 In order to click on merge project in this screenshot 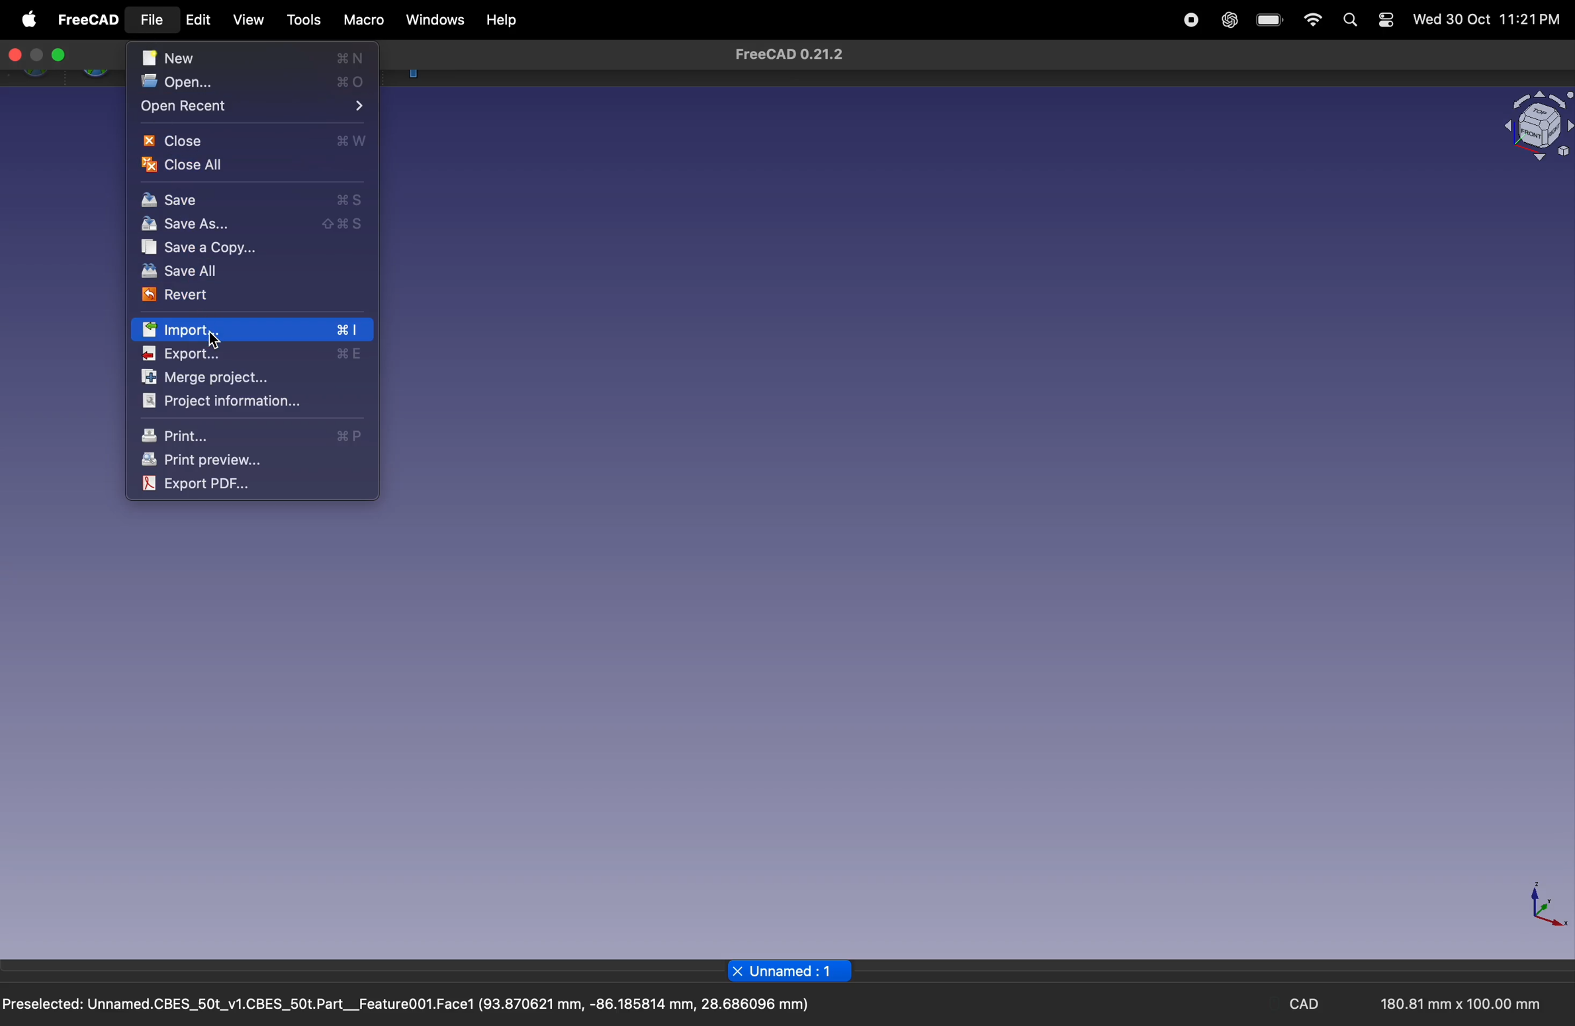, I will do `click(232, 378)`.